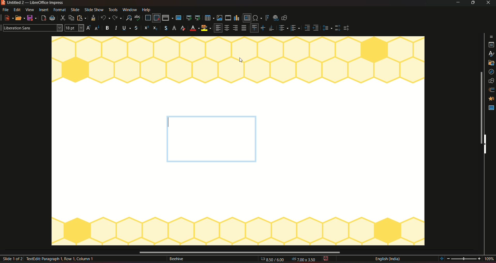  Describe the element at coordinates (237, 18) in the screenshot. I see `insert chart` at that location.